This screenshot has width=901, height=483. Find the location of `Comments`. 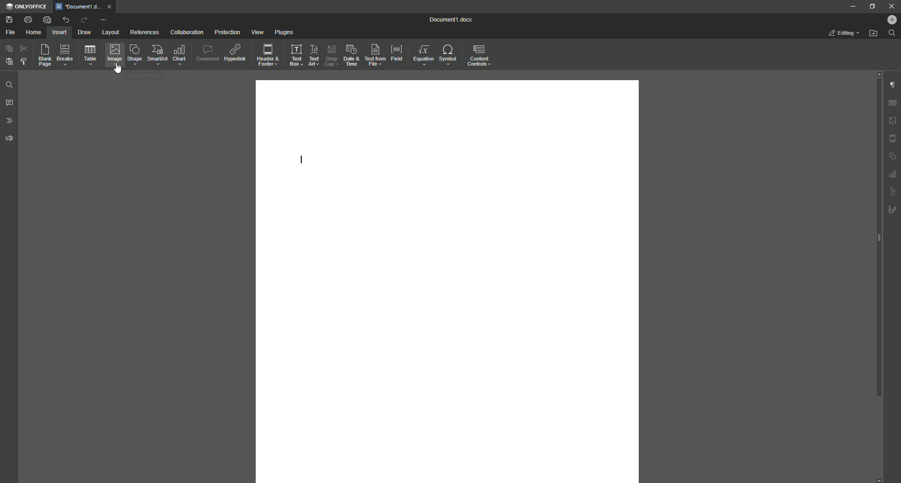

Comments is located at coordinates (10, 103).